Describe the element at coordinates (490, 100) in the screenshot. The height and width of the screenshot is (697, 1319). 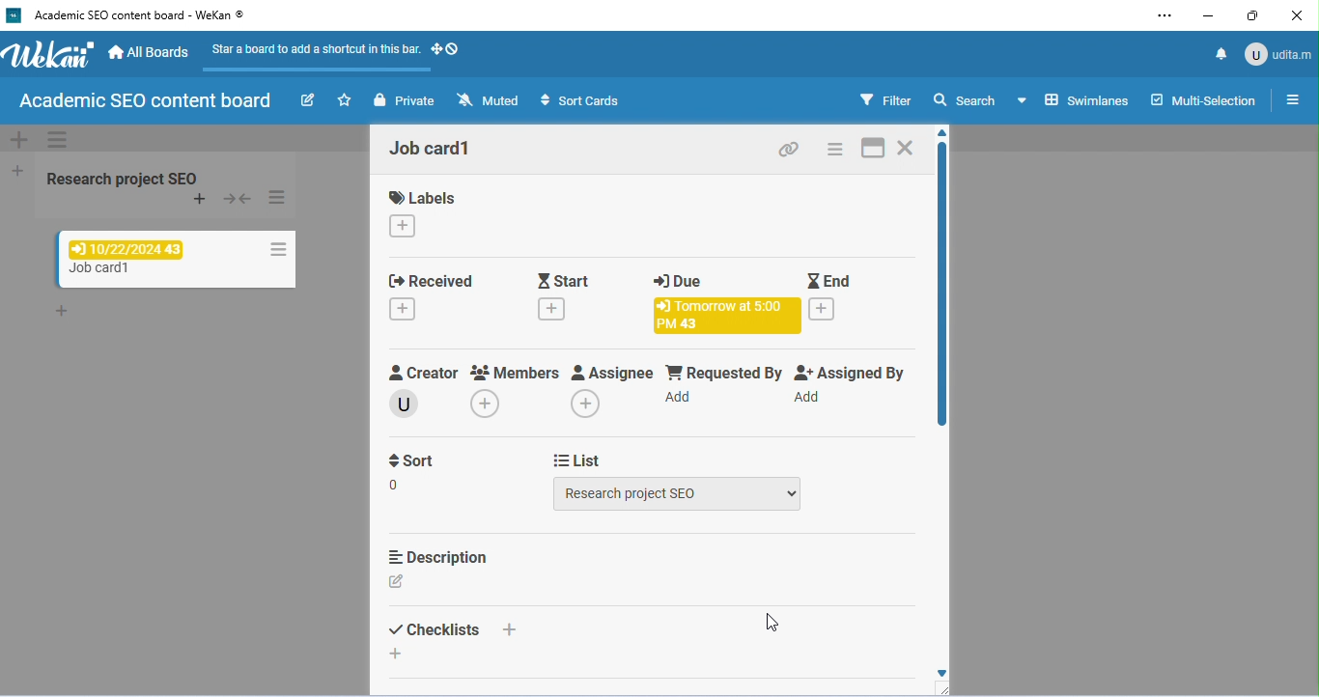
I see `muted` at that location.